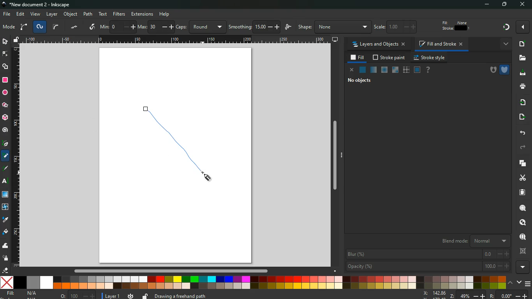 The image size is (532, 299). What do you see at coordinates (5, 167) in the screenshot?
I see `description` at bounding box center [5, 167].